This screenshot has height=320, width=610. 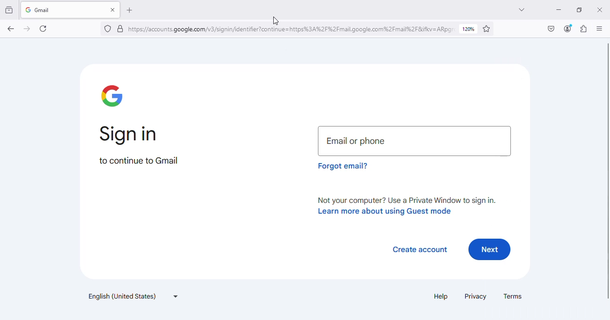 What do you see at coordinates (292, 29) in the screenshot?
I see `link` at bounding box center [292, 29].